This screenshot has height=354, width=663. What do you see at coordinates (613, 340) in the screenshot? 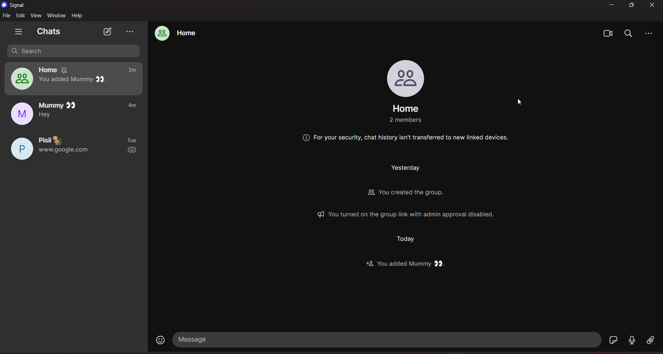
I see `stickers` at bounding box center [613, 340].